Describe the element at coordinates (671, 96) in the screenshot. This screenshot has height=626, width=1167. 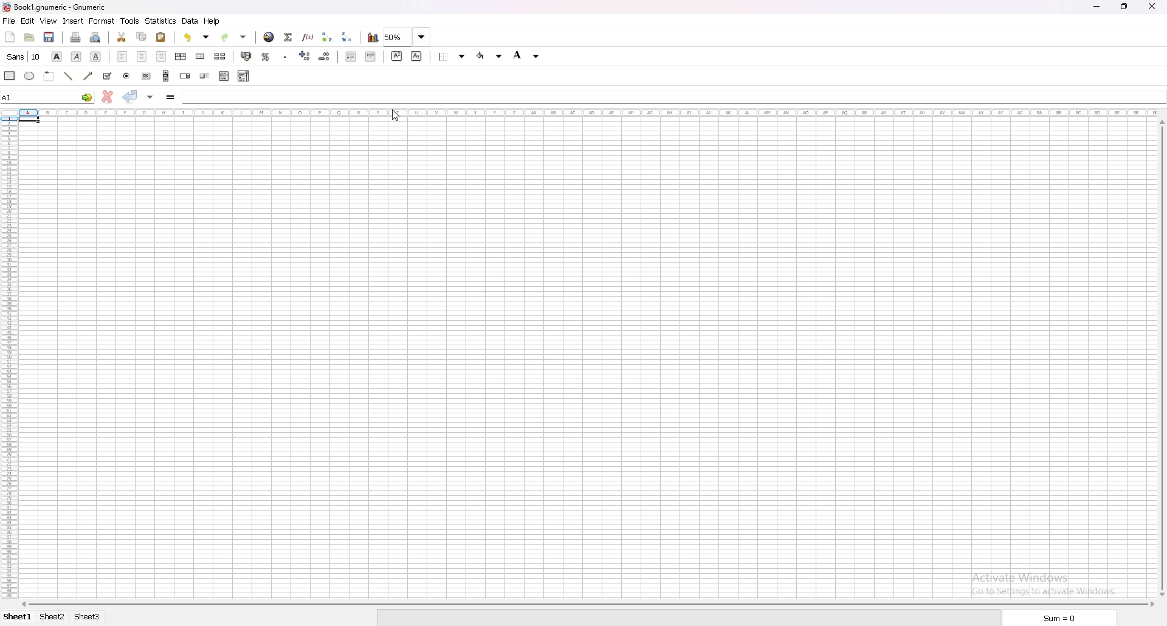
I see `cell input` at that location.